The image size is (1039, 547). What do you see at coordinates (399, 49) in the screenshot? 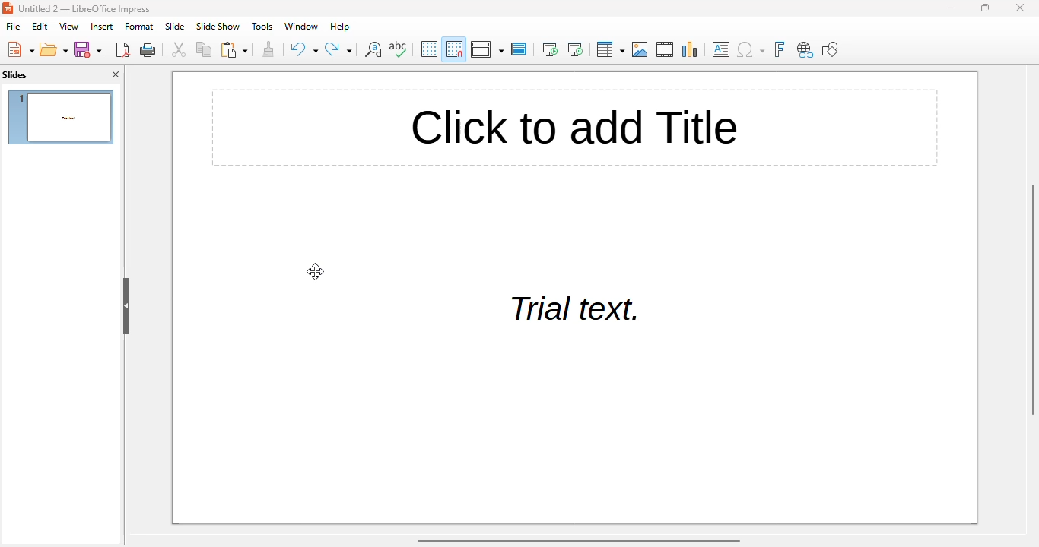
I see `spelling` at bounding box center [399, 49].